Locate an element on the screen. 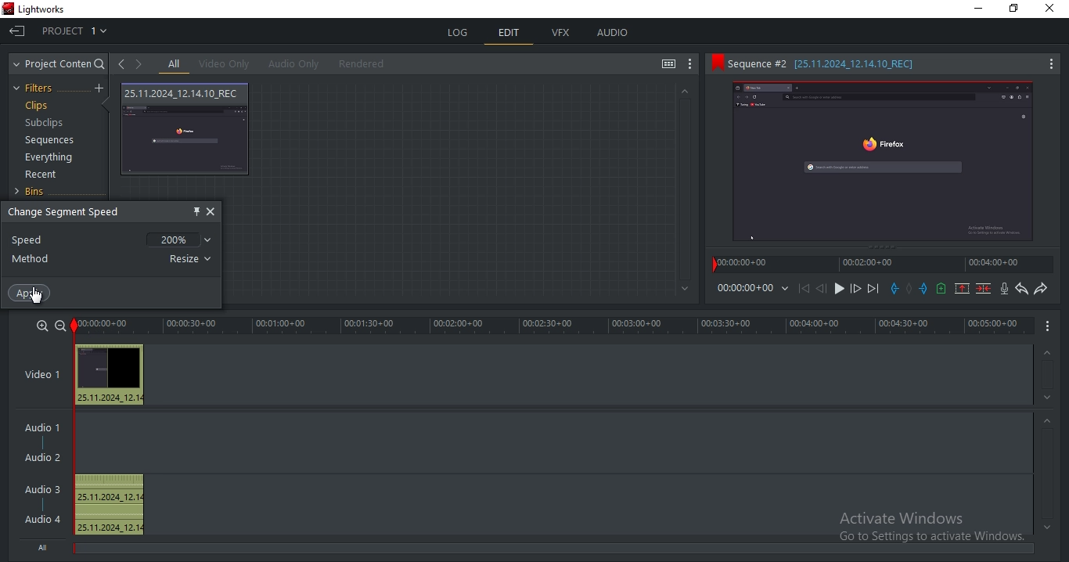 Image resolution: width=1069 pixels, height=562 pixels. video only is located at coordinates (229, 64).